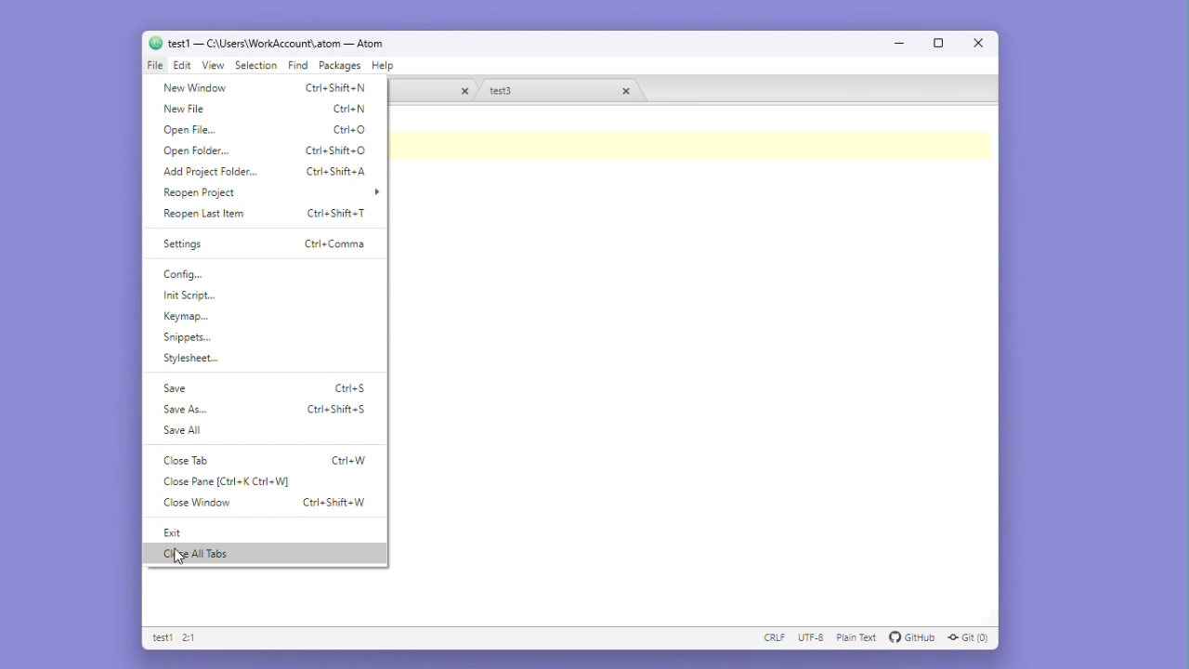 This screenshot has height=669, width=1189. Describe the element at coordinates (937, 45) in the screenshot. I see `Maximize` at that location.